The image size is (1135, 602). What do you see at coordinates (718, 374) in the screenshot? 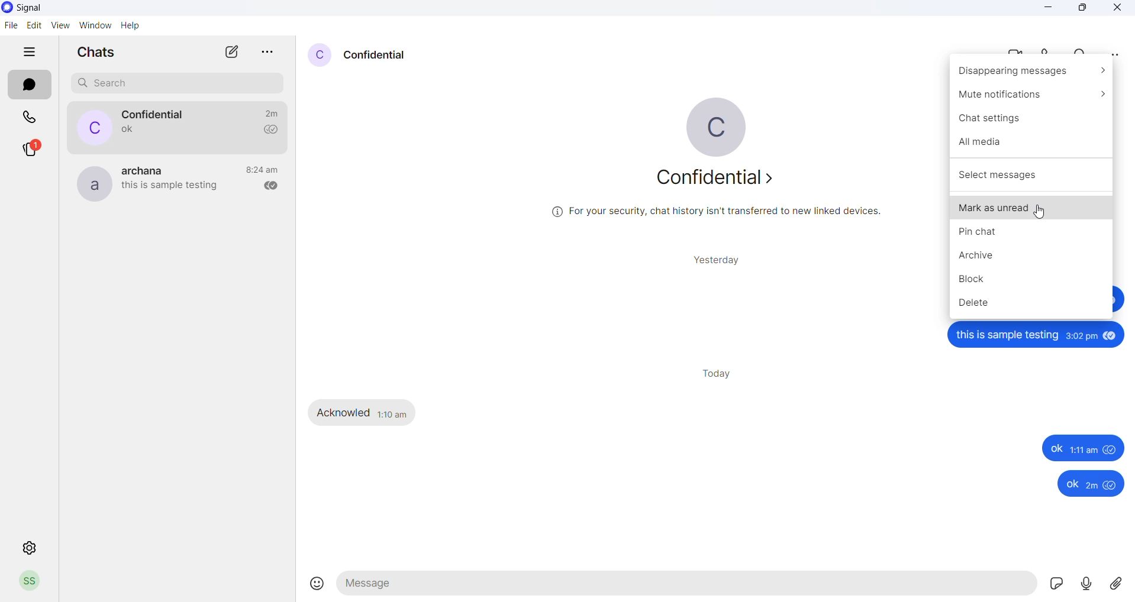
I see `today heading` at bounding box center [718, 374].